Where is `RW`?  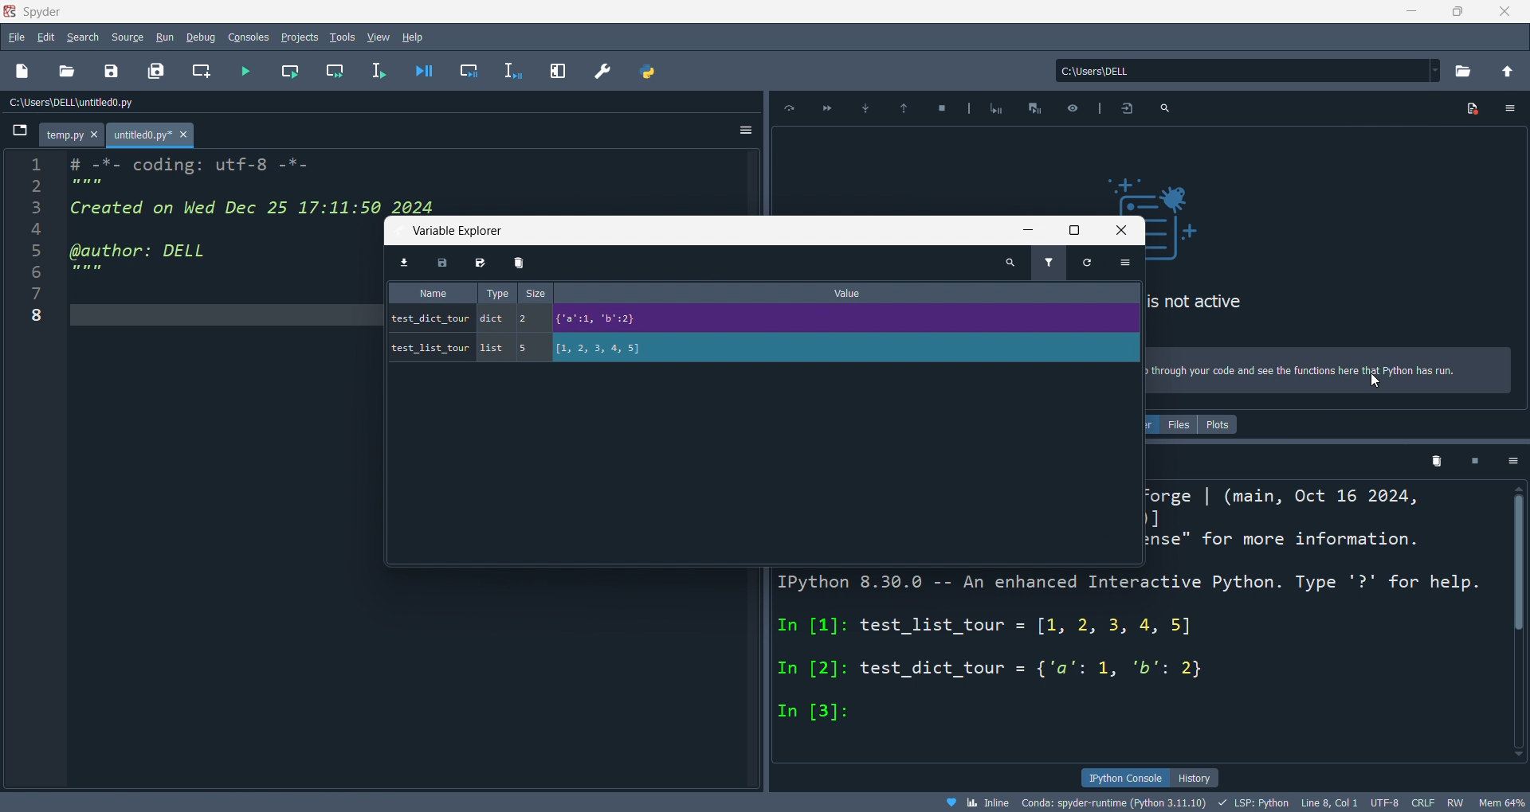
RW is located at coordinates (1461, 801).